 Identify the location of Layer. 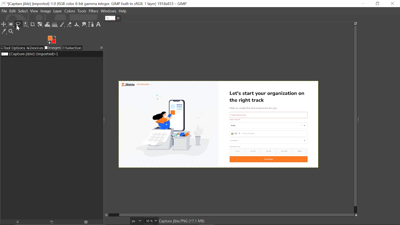
(57, 12).